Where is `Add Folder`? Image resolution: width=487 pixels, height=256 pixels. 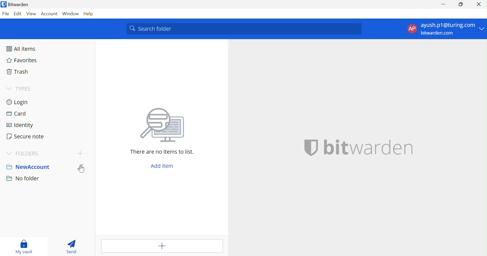 Add Folder is located at coordinates (80, 154).